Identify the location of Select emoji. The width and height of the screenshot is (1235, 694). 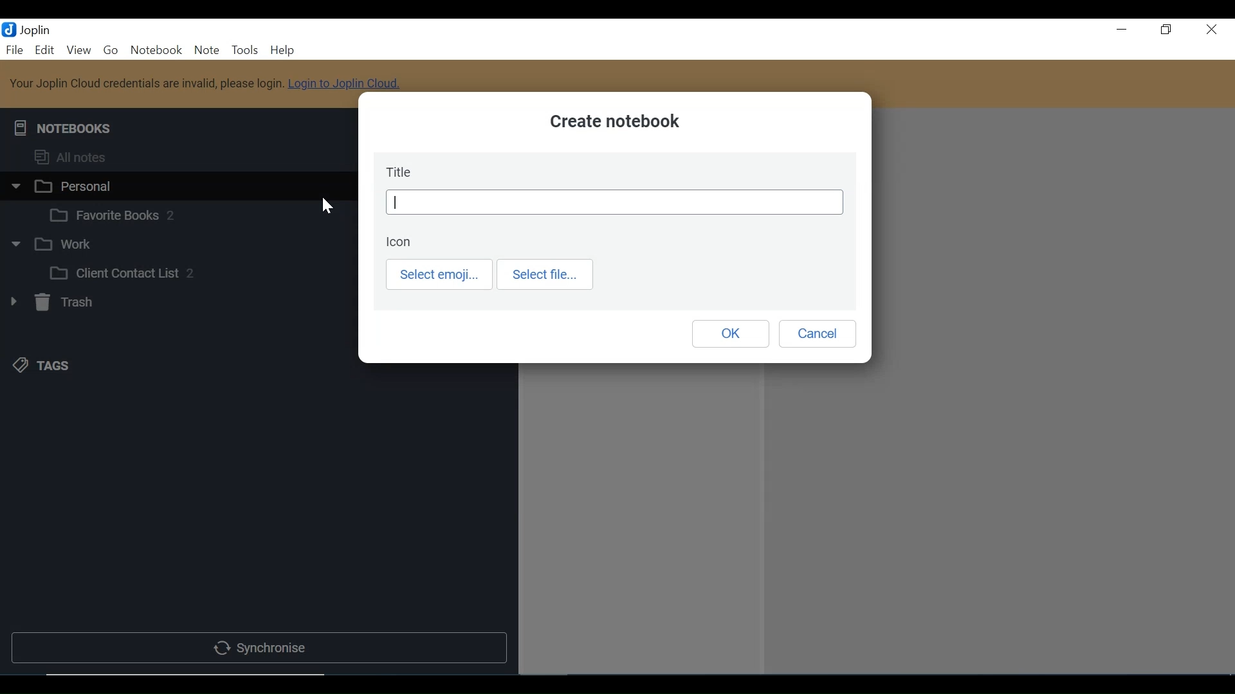
(439, 275).